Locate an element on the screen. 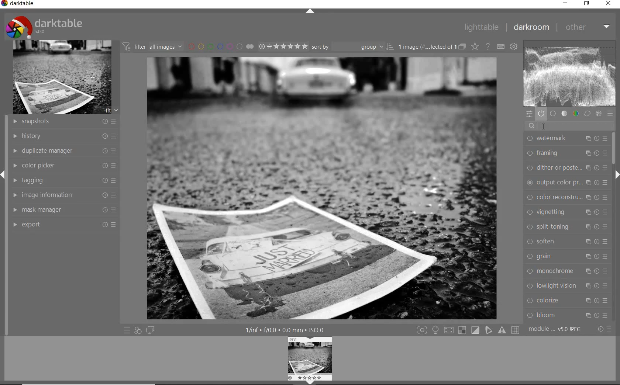 This screenshot has width=620, height=385. soften is located at coordinates (566, 242).